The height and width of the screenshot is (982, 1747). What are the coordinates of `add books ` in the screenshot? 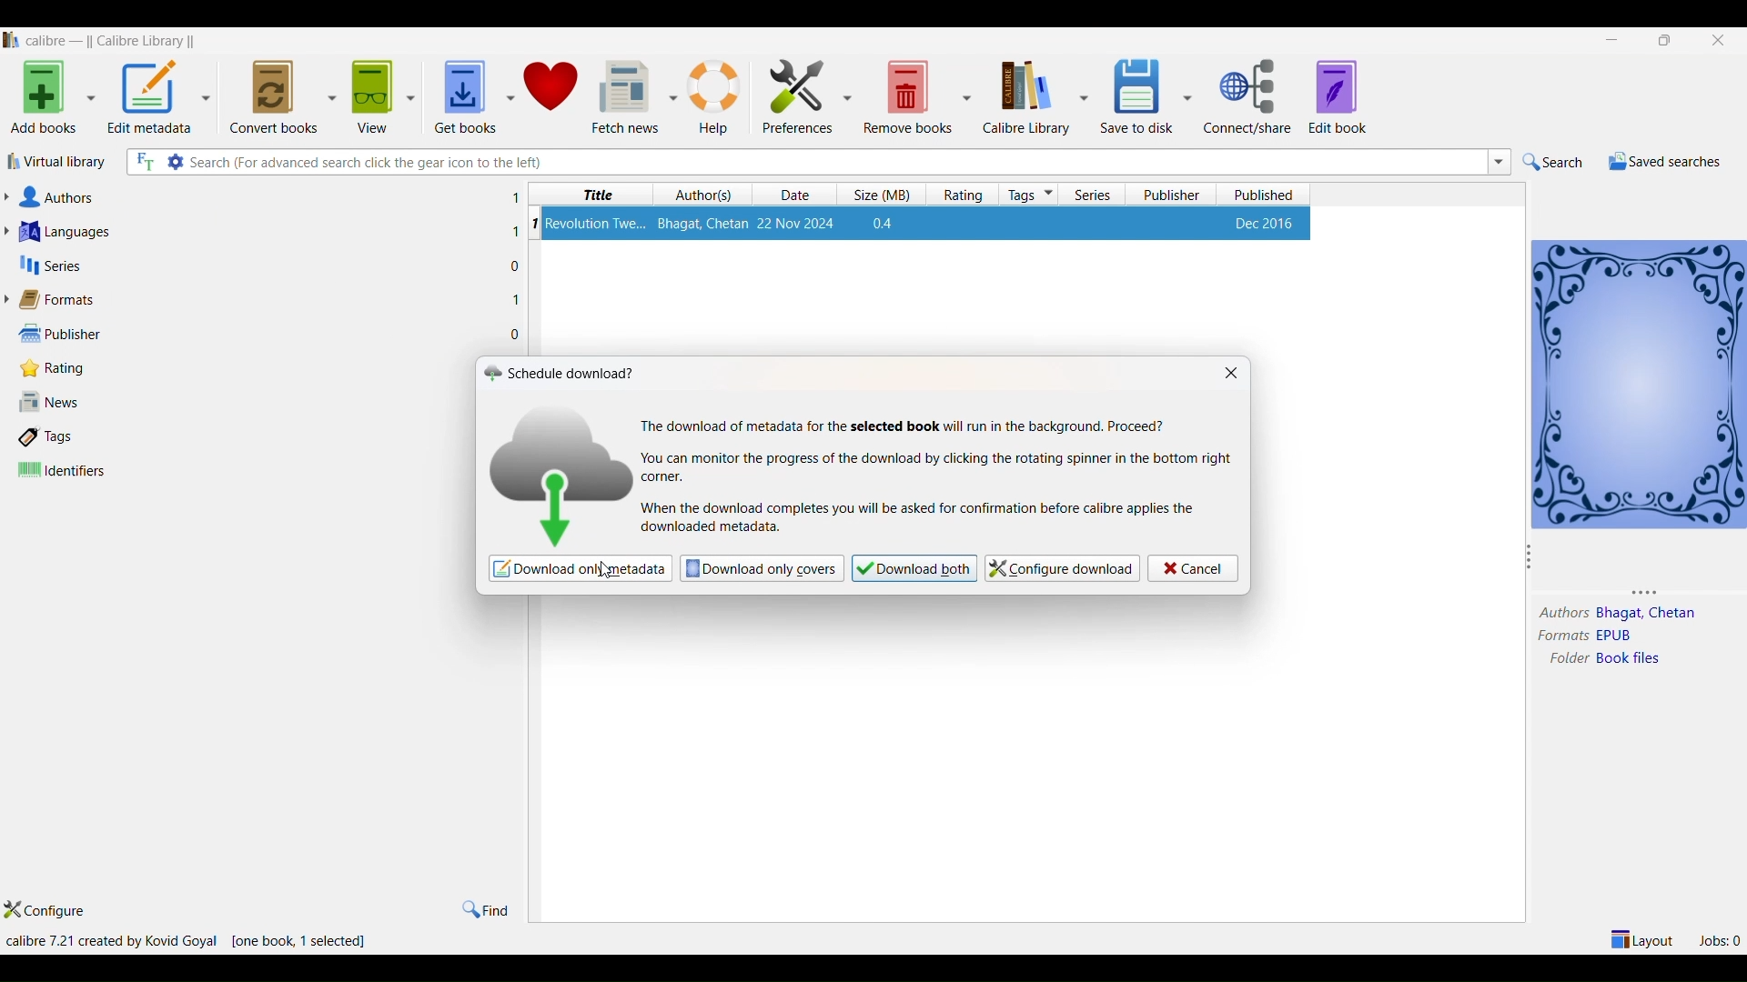 It's located at (41, 96).